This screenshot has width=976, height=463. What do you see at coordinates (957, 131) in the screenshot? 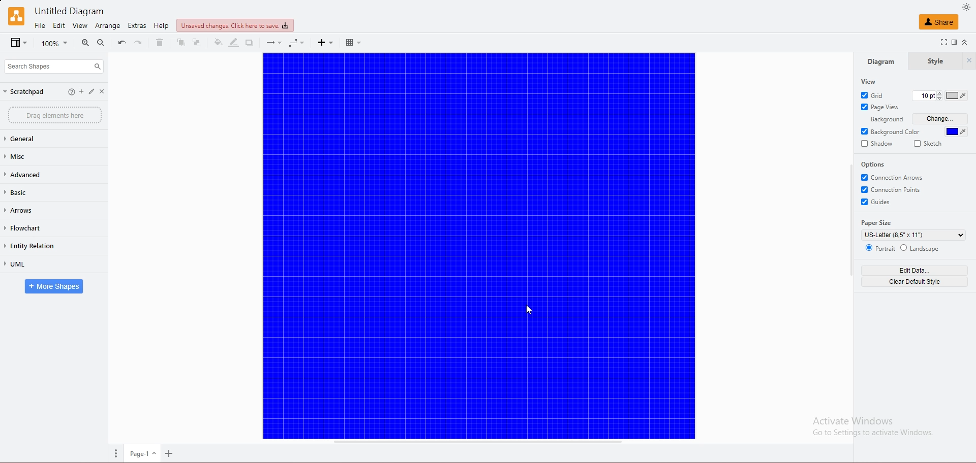
I see `color selector` at bounding box center [957, 131].